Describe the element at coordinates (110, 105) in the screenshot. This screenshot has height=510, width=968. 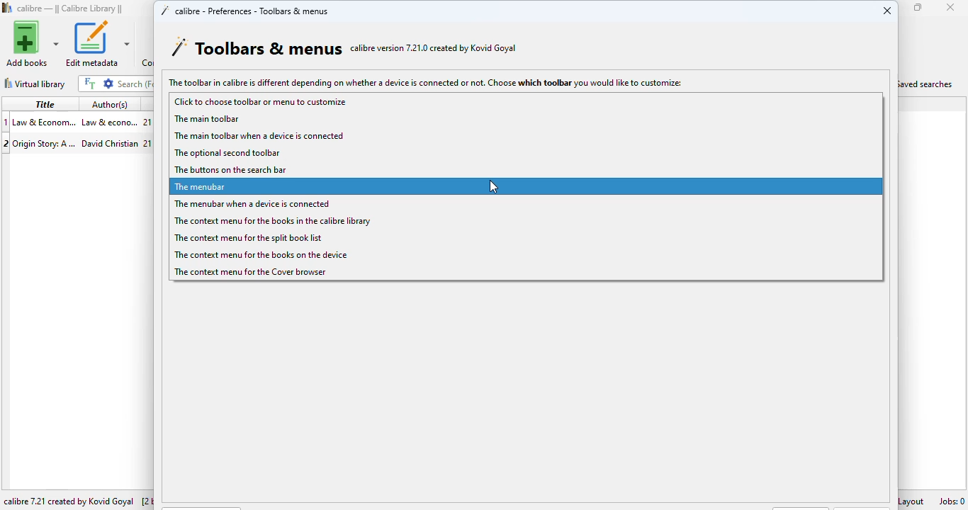
I see `author(s)` at that location.